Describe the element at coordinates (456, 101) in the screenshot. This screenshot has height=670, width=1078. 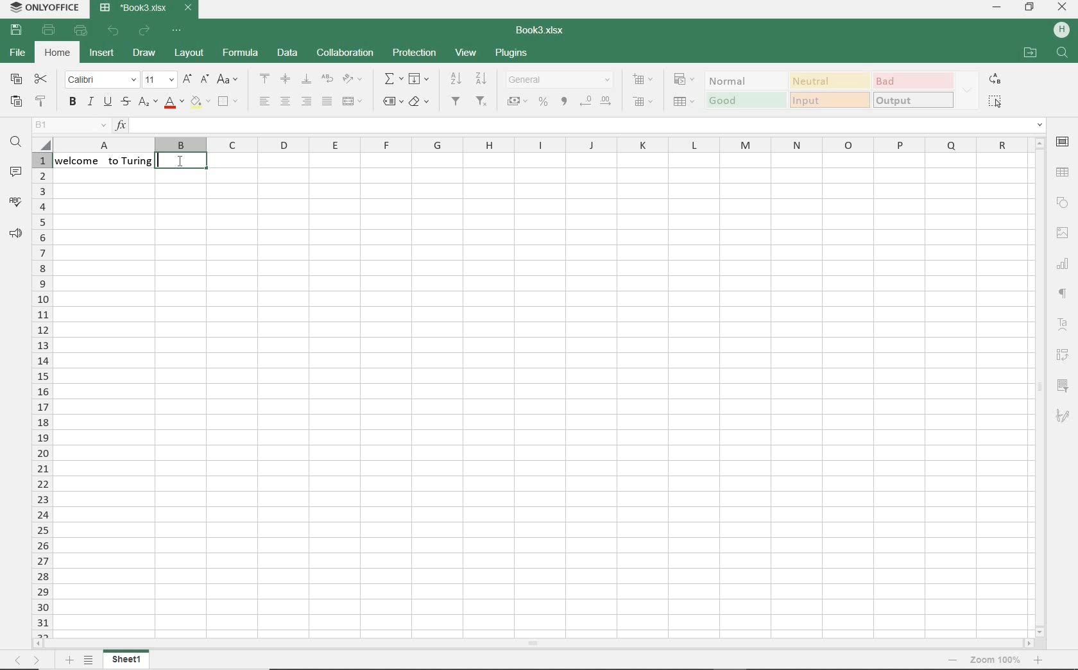
I see `filters` at that location.